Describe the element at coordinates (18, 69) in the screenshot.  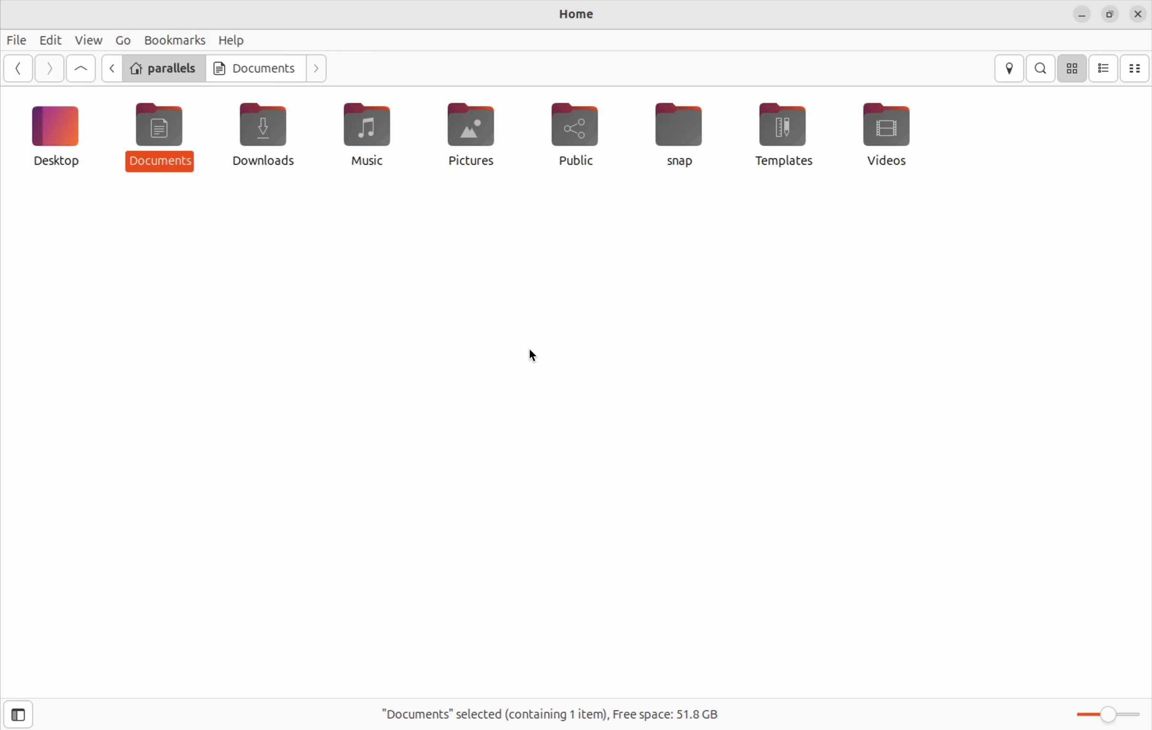
I see `Go back` at that location.